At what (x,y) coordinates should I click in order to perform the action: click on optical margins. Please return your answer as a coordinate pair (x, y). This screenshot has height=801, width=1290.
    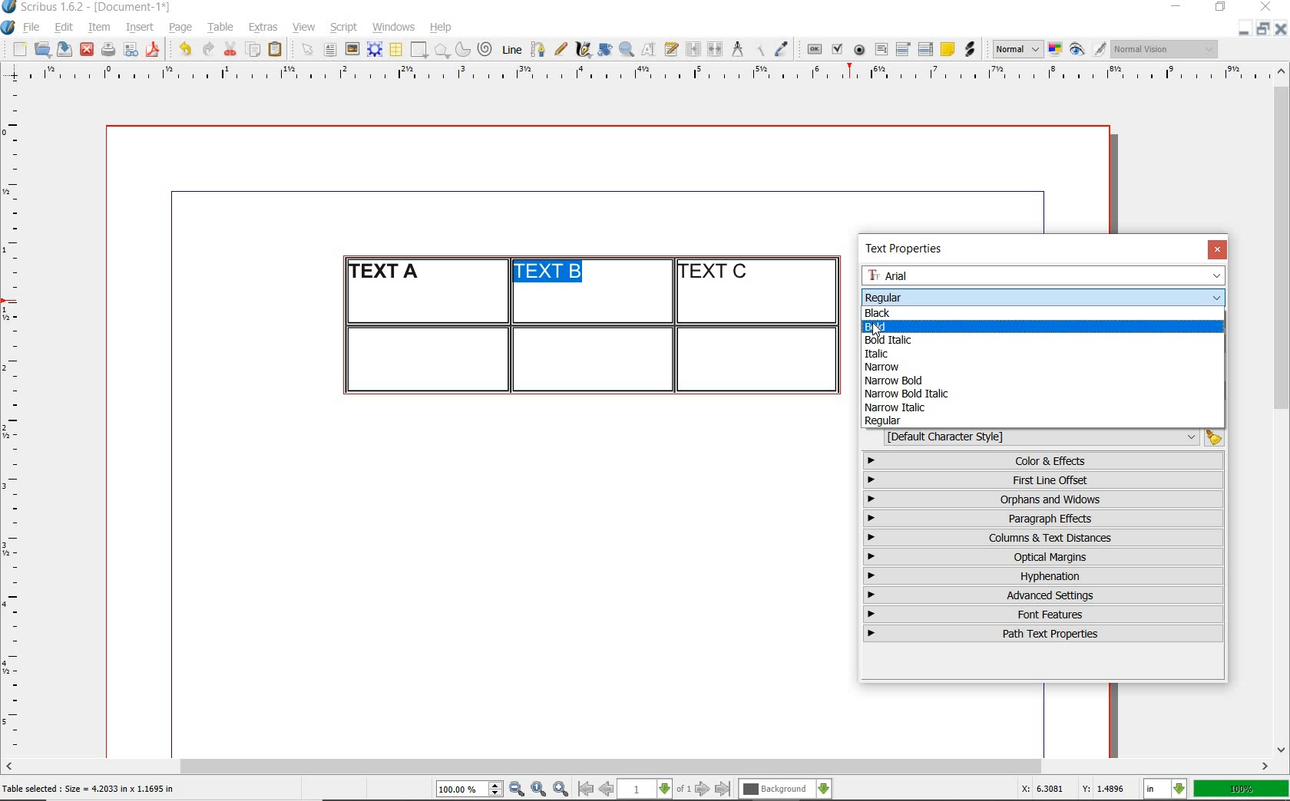
    Looking at the image, I should click on (1044, 557).